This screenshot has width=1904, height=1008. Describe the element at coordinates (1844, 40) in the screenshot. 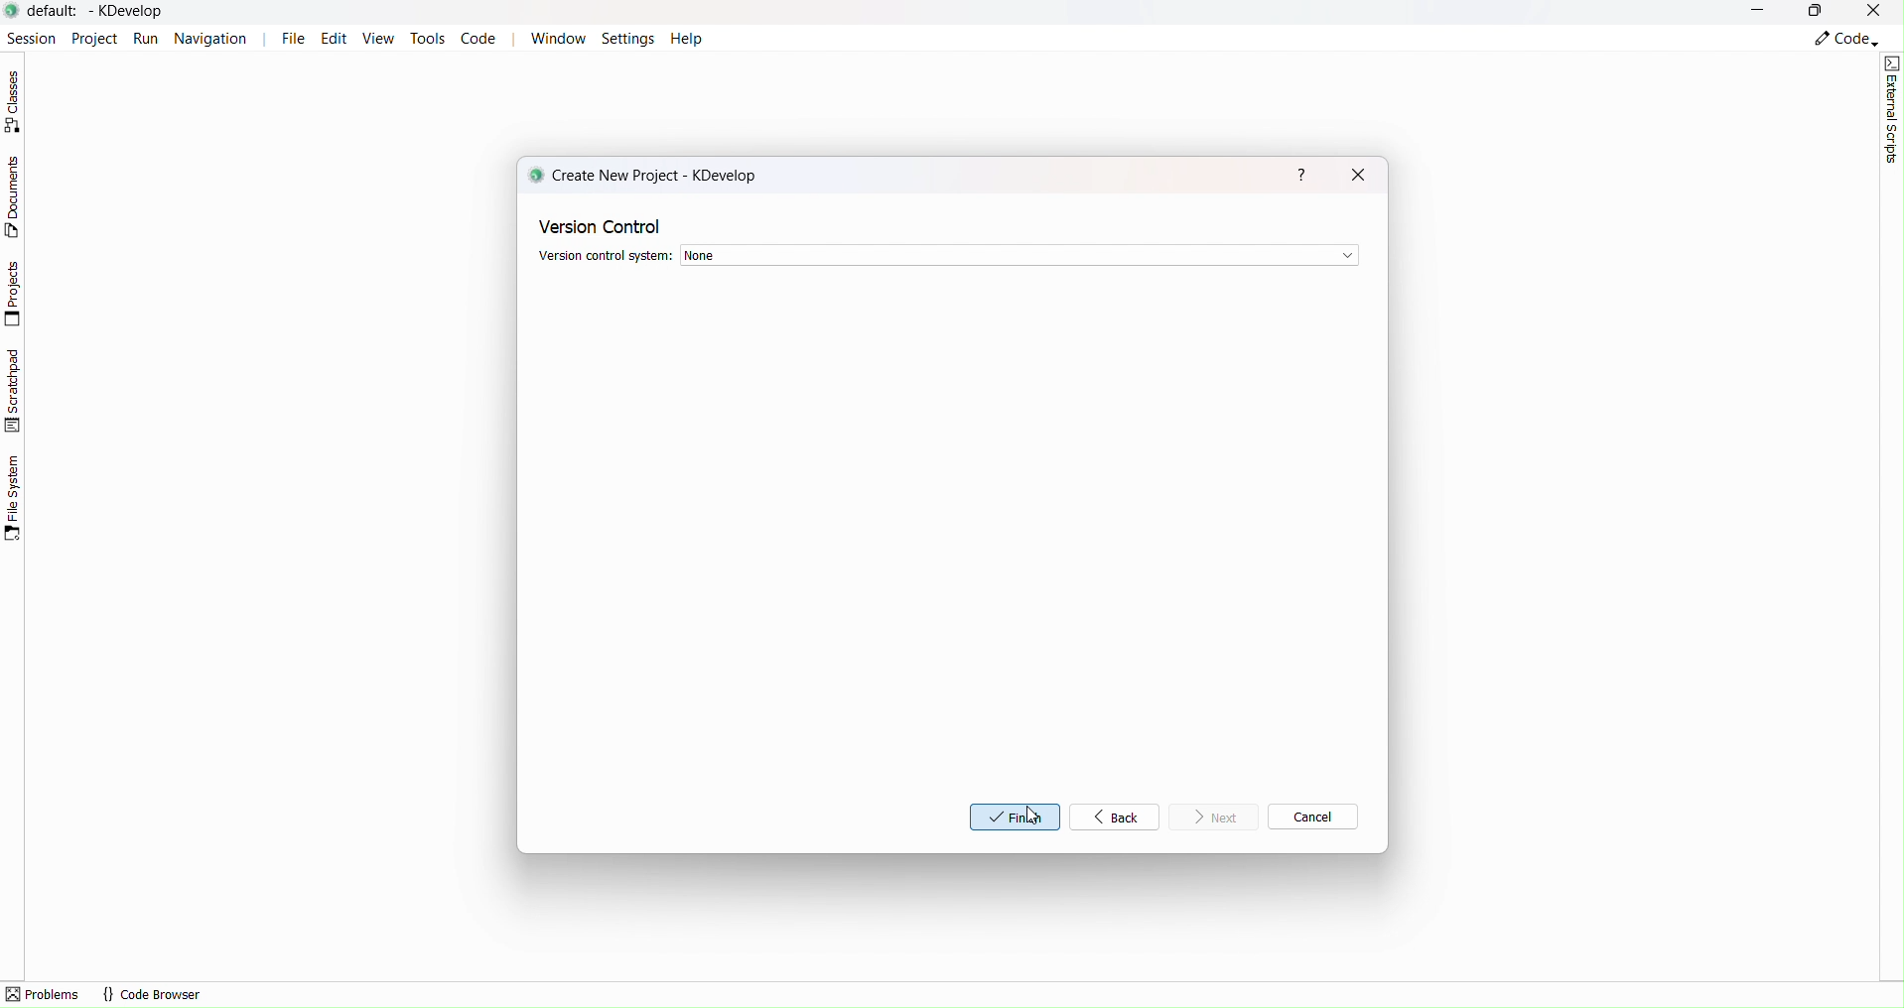

I see `Code` at that location.